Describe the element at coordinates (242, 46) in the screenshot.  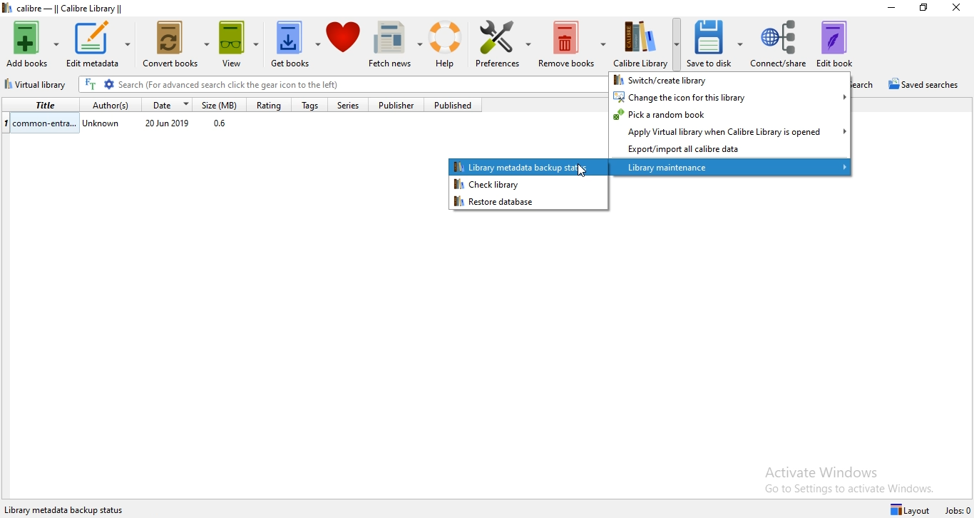
I see `View` at that location.